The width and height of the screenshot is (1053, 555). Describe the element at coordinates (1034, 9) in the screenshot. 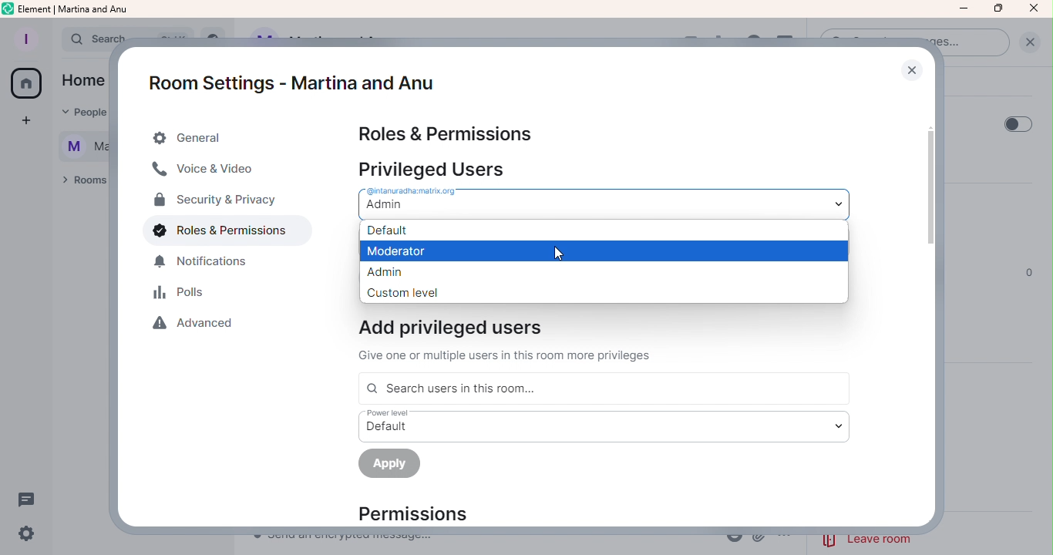

I see `Close Icon` at that location.